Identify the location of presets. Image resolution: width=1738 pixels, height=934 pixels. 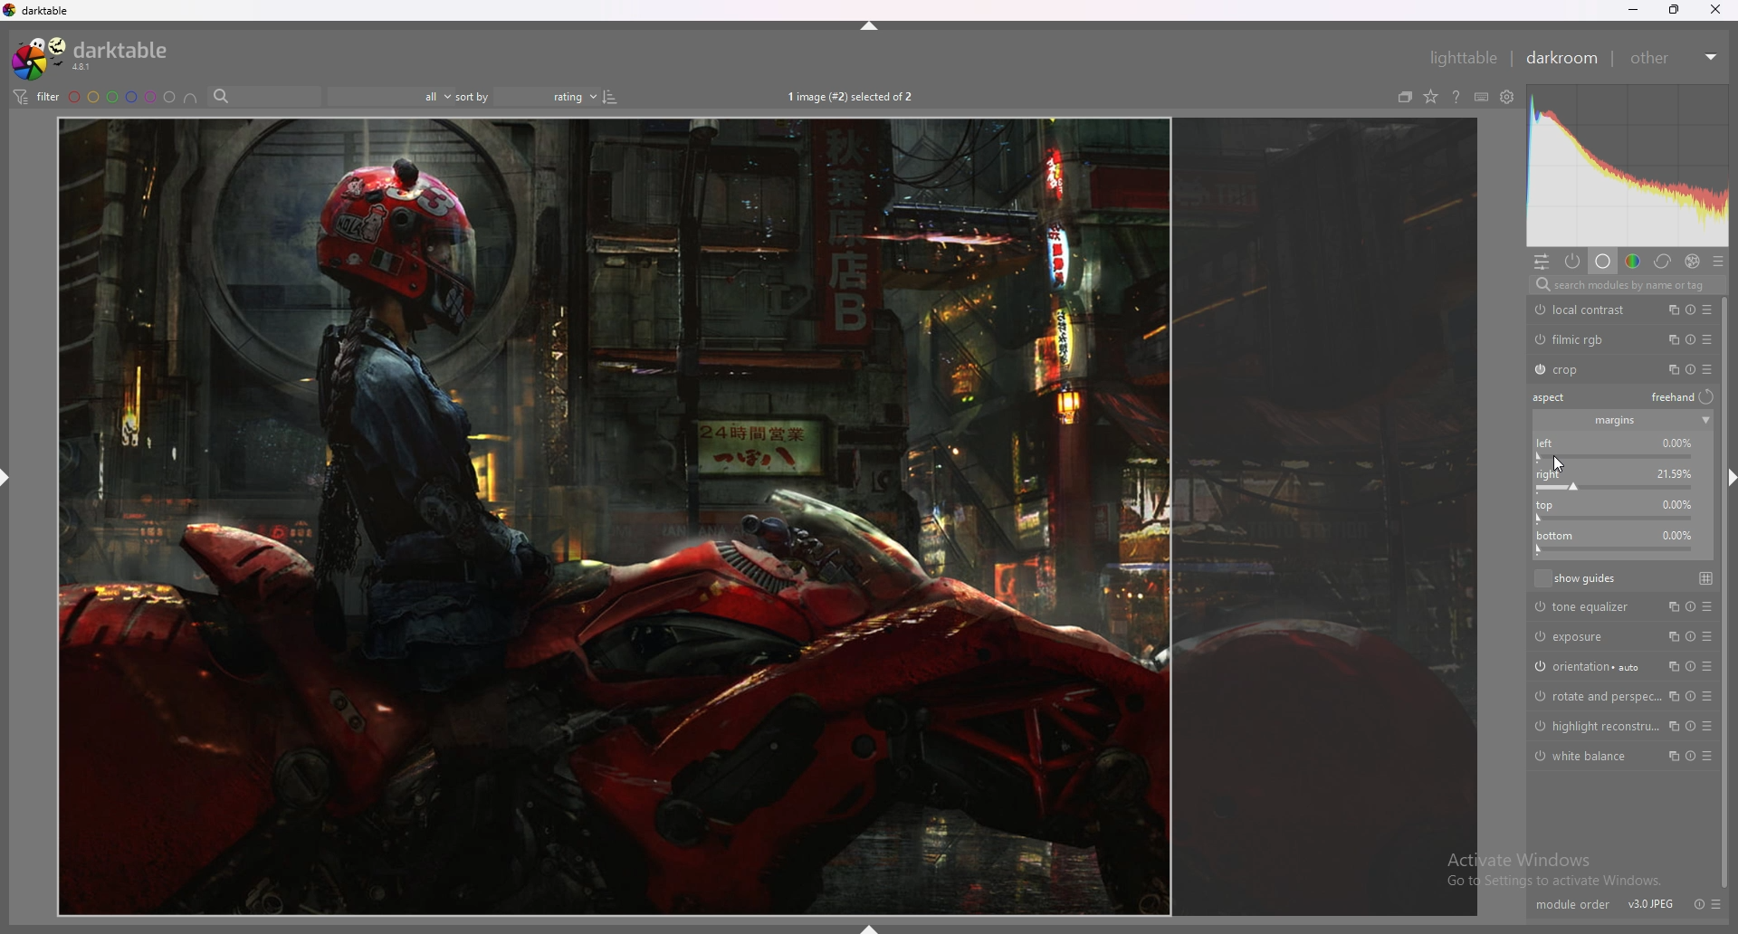
(1707, 368).